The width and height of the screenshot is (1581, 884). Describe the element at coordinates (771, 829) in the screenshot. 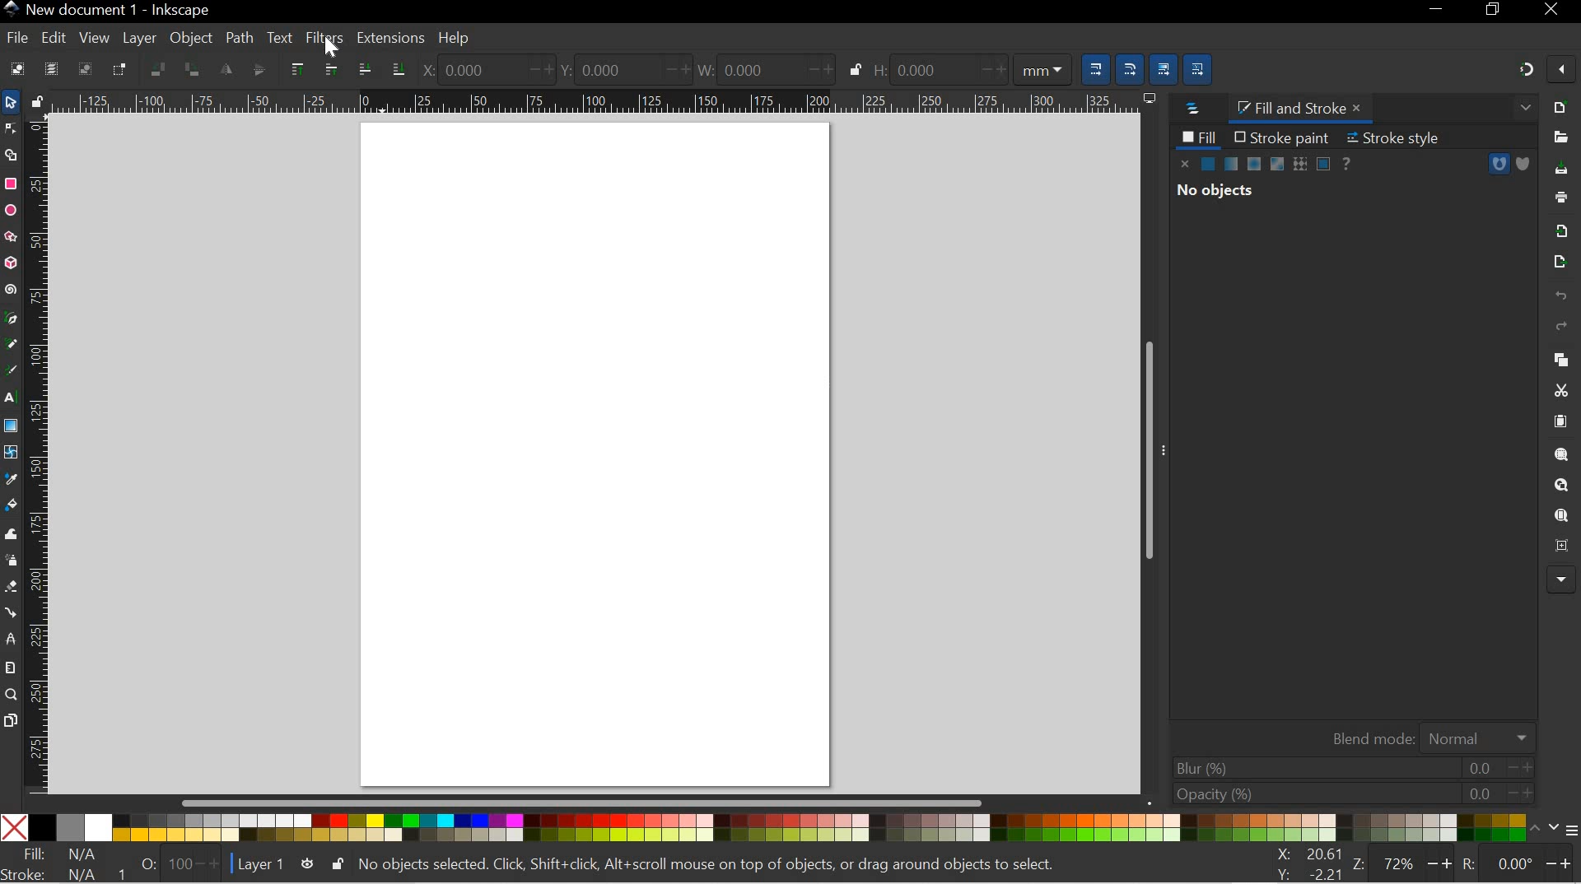

I see `COLOR` at that location.